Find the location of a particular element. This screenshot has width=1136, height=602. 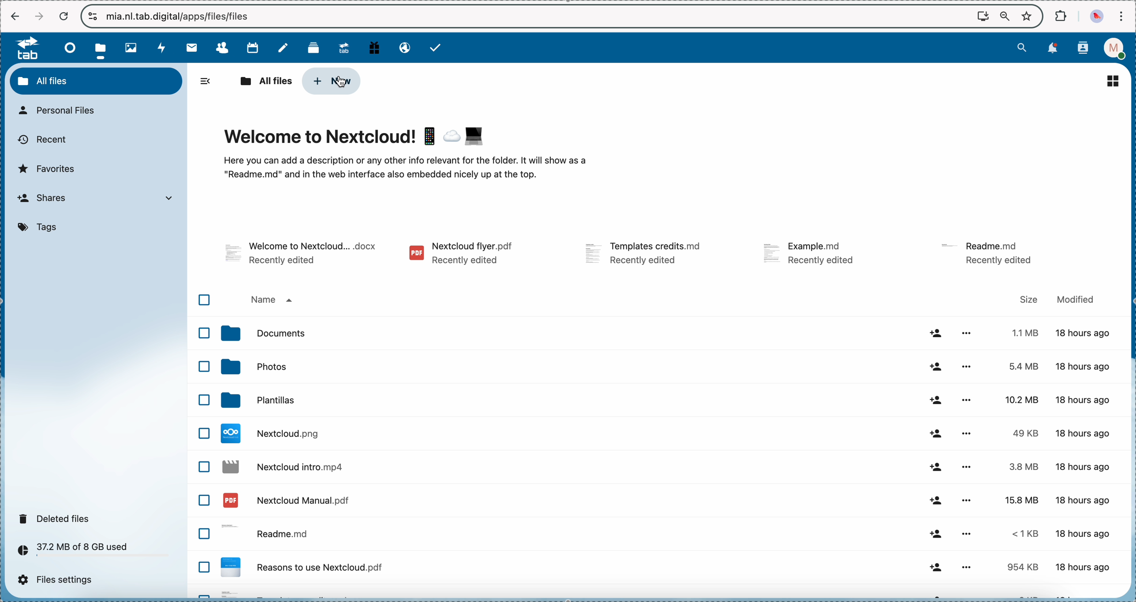

file is located at coordinates (649, 253).